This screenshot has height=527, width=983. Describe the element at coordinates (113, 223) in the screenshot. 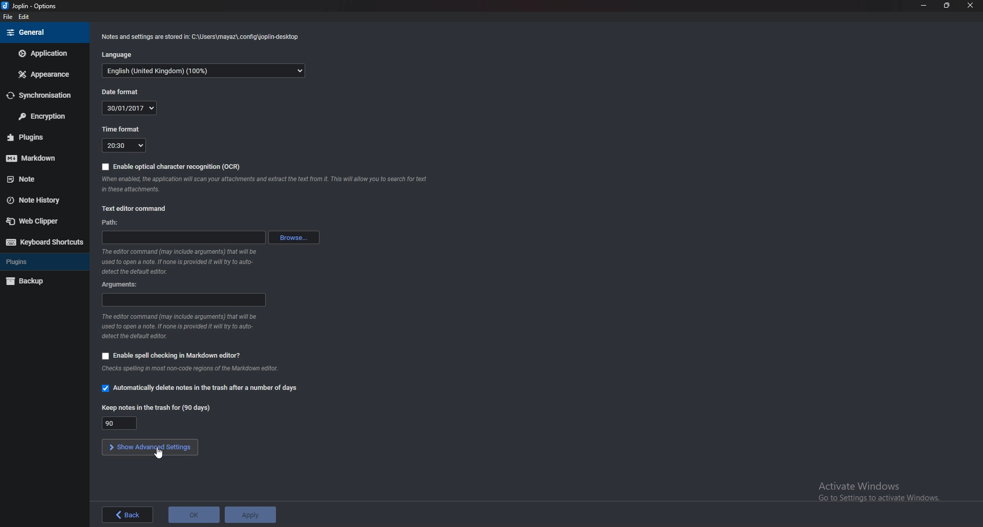

I see `path` at that location.